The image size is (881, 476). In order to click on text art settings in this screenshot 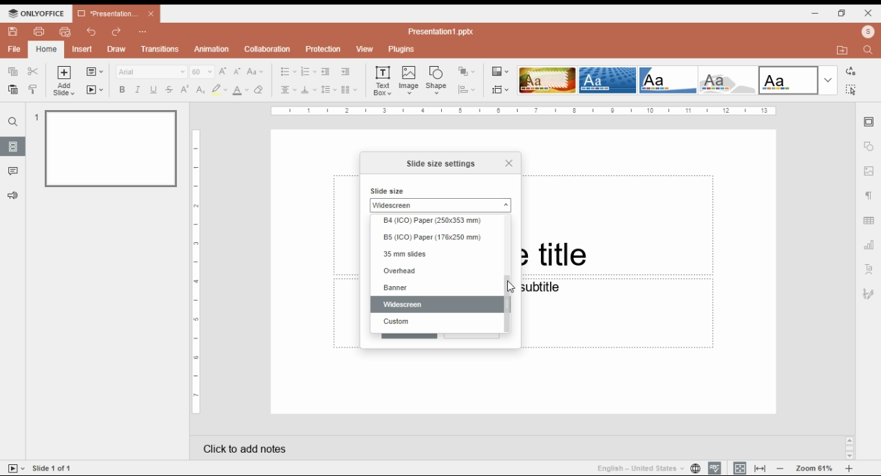, I will do `click(869, 268)`.